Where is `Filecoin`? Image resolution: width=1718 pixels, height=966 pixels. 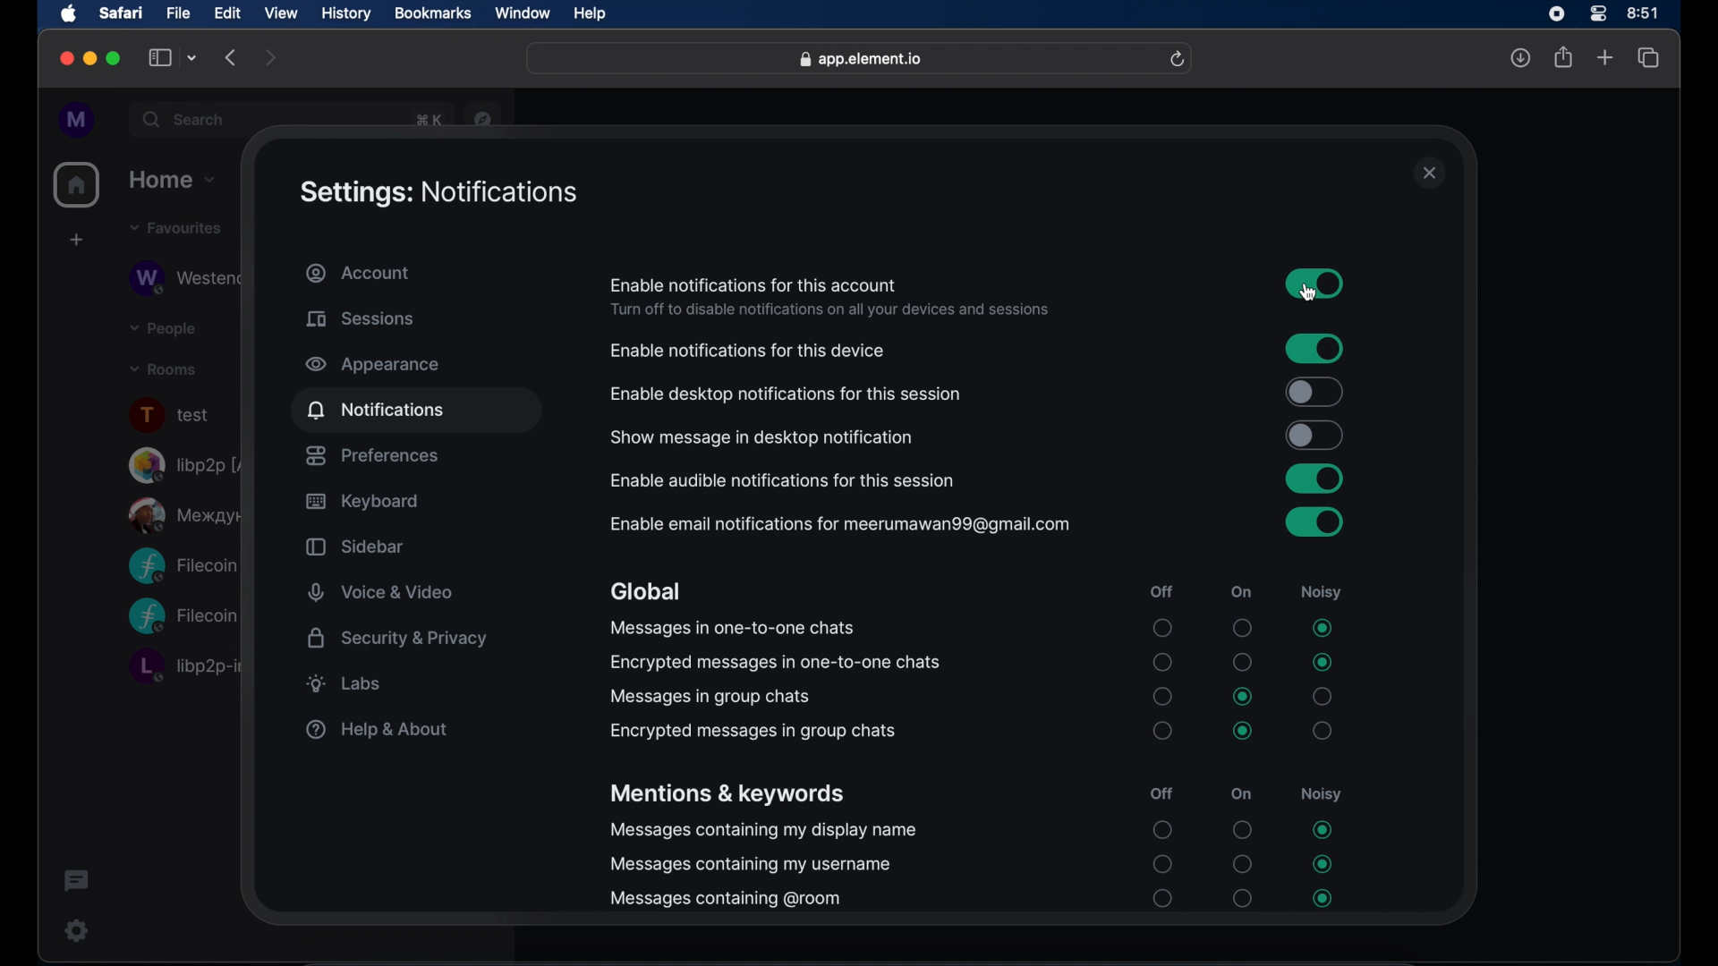 Filecoin is located at coordinates (182, 616).